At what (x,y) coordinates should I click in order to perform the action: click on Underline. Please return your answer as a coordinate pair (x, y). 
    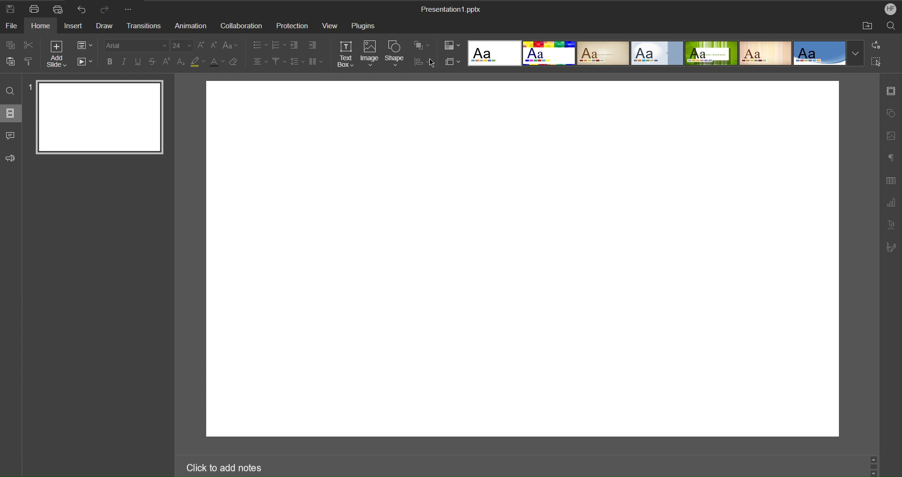
    Looking at the image, I should click on (139, 62).